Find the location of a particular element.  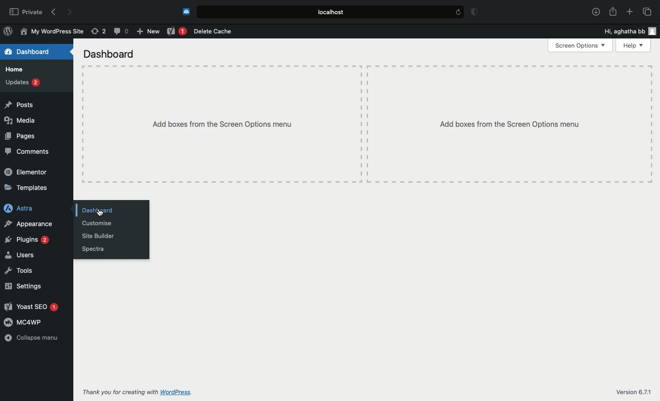

Add boxes from the Screen Options menu is located at coordinates (509, 125).